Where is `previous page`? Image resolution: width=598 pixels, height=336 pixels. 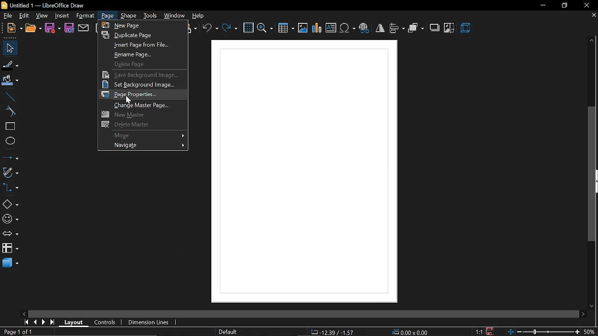 previous page is located at coordinates (36, 322).